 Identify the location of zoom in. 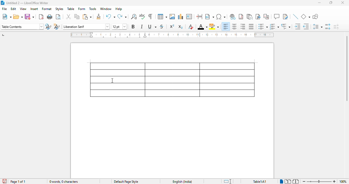
(334, 181).